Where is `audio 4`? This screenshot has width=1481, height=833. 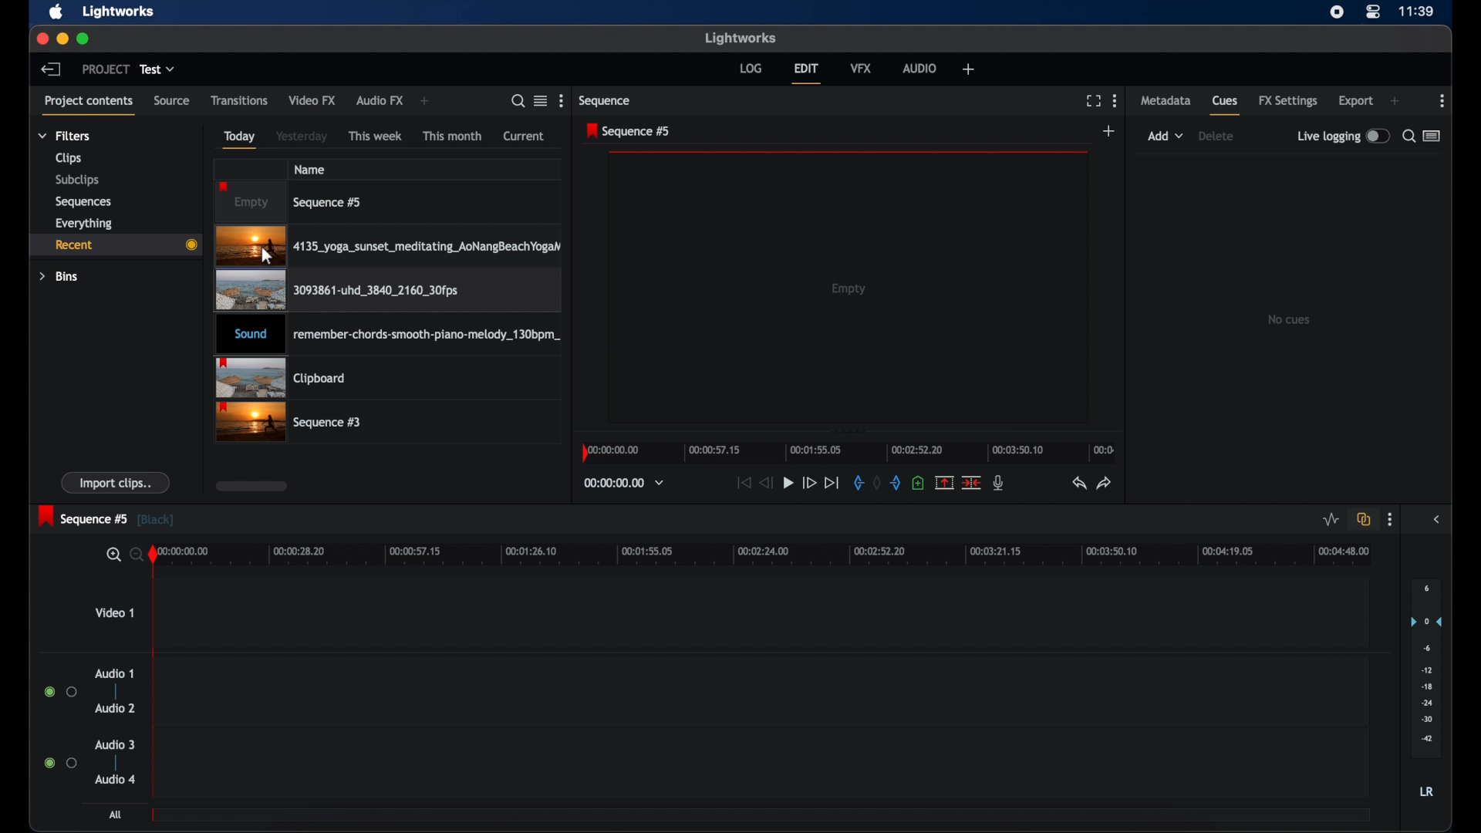
audio 4 is located at coordinates (113, 780).